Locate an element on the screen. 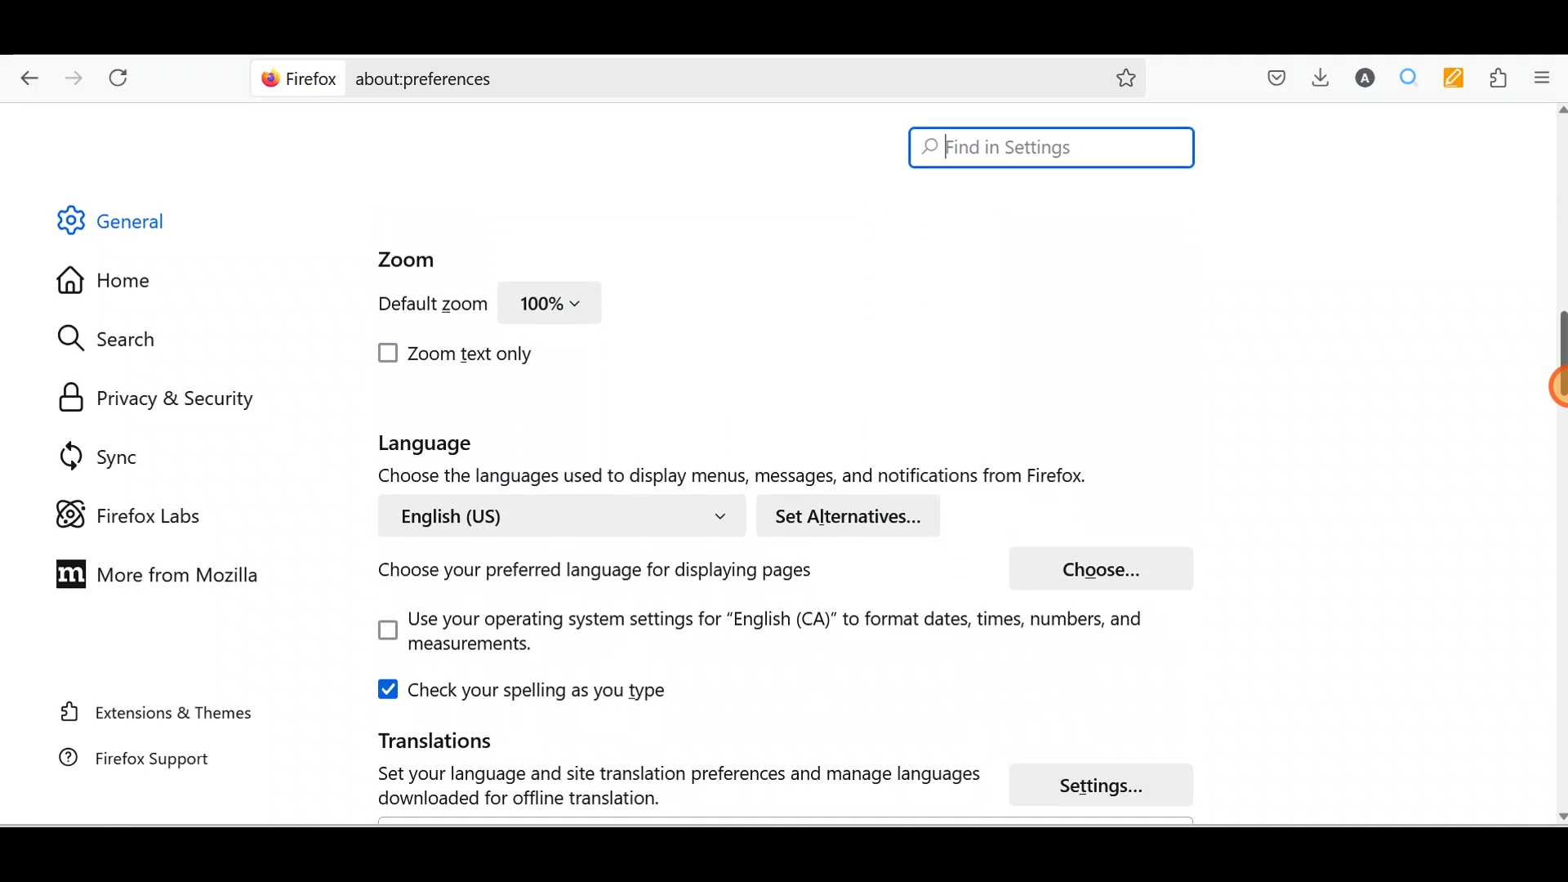 The image size is (1568, 882). Go back one page is located at coordinates (23, 73).